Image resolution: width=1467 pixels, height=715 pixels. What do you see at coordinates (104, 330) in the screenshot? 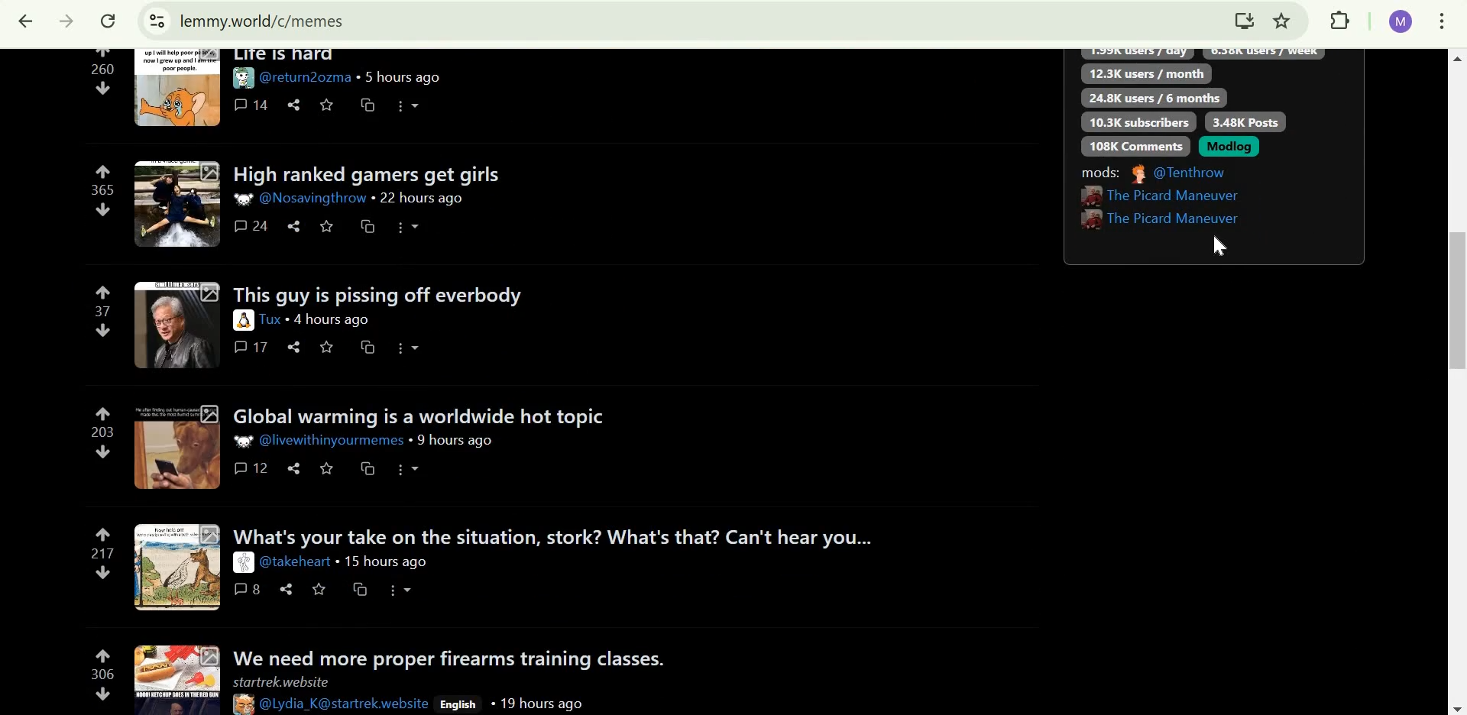
I see `downvote` at bounding box center [104, 330].